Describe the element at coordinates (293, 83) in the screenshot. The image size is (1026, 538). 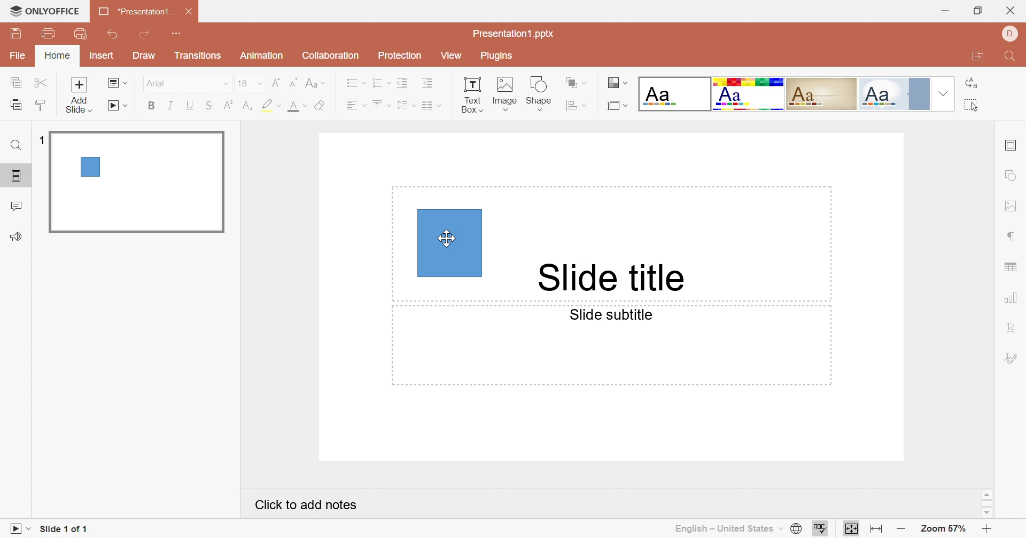
I see `Decrement font size` at that location.